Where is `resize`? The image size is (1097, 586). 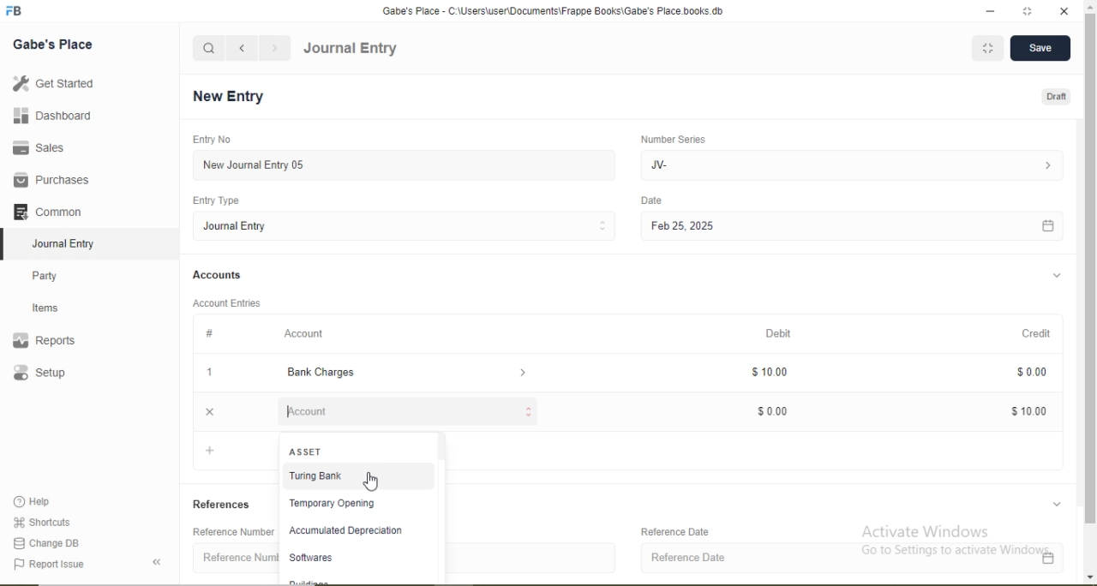 resize is located at coordinates (1028, 11).